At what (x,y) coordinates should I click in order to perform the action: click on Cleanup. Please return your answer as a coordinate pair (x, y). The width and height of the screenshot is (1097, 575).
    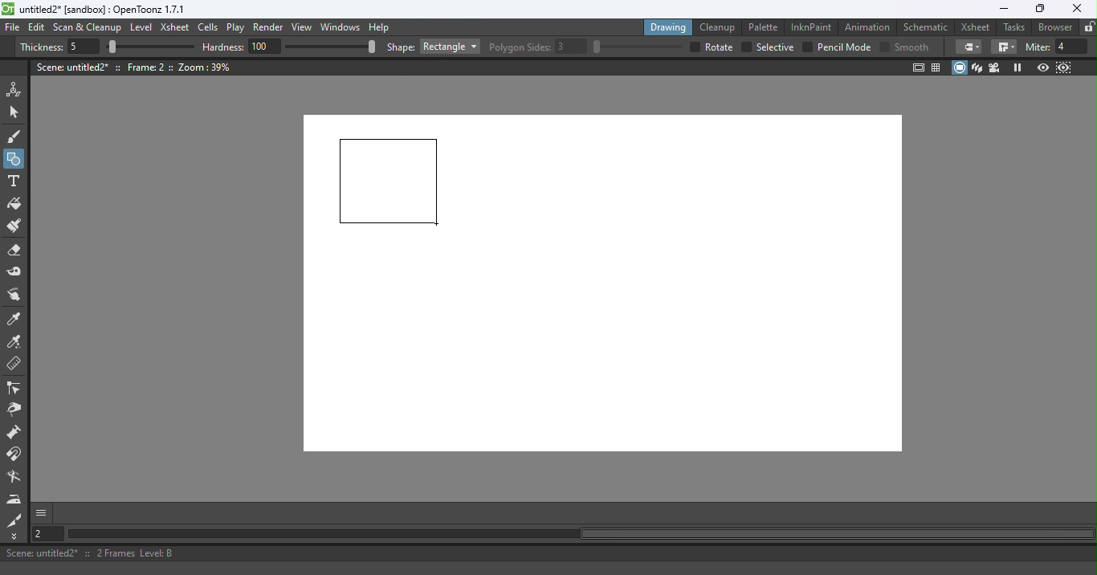
    Looking at the image, I should click on (720, 27).